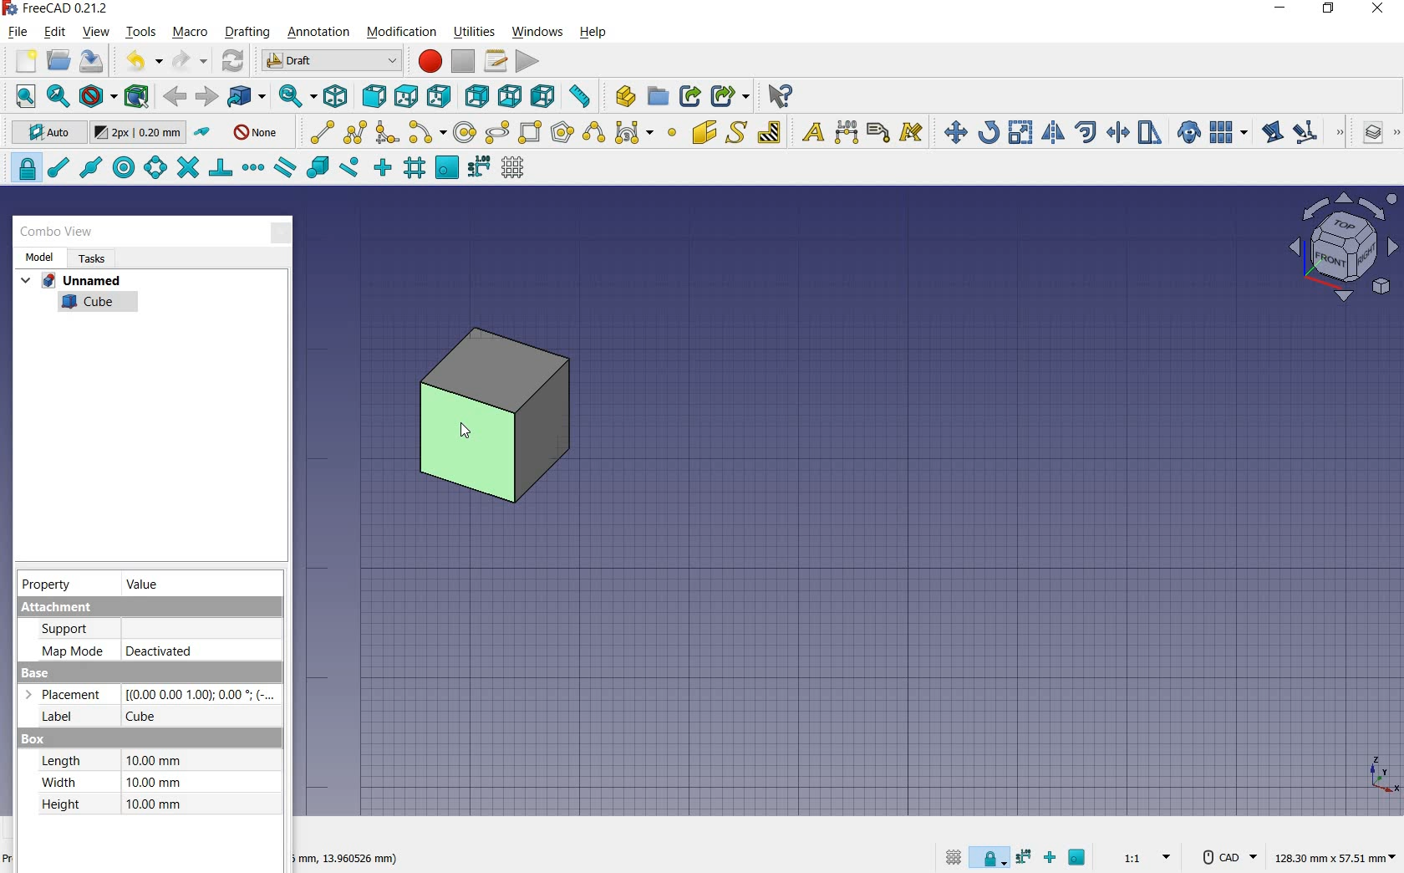 The image size is (1404, 873). I want to click on redo, so click(187, 61).